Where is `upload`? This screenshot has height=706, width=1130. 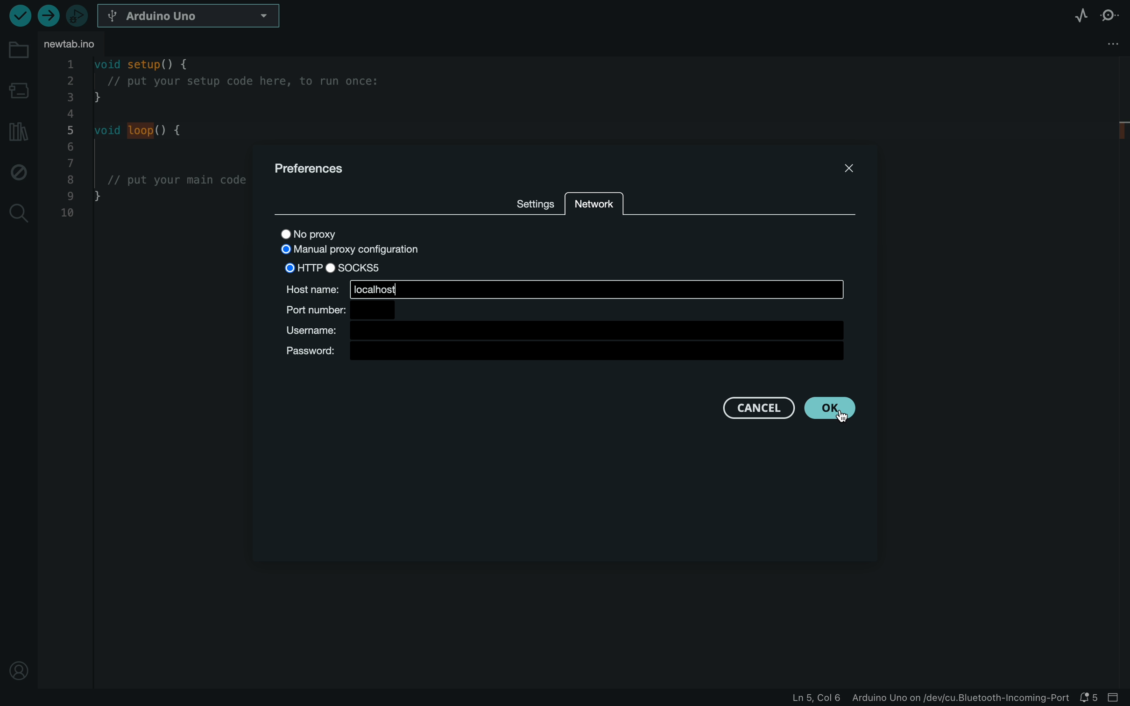
upload is located at coordinates (49, 15).